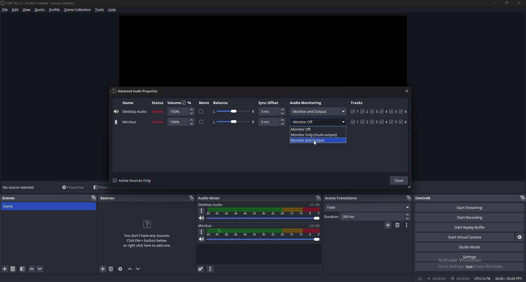  I want to click on CPU: 0.3%, so click(483, 279).